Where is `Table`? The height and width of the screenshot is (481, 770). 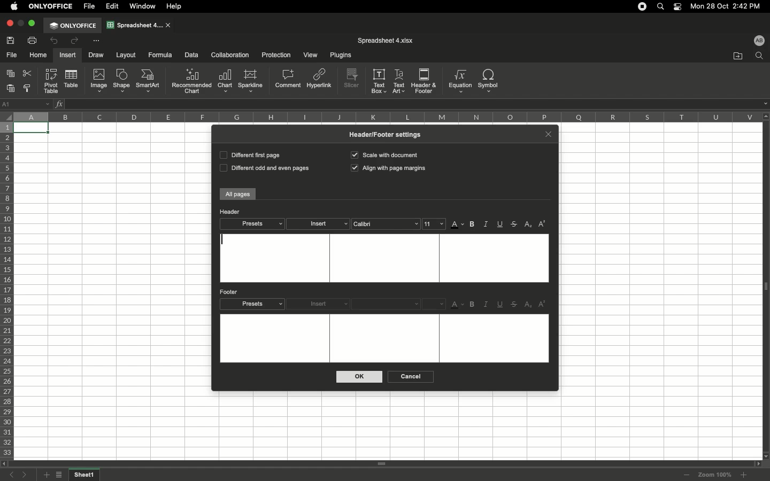
Table is located at coordinates (70, 80).